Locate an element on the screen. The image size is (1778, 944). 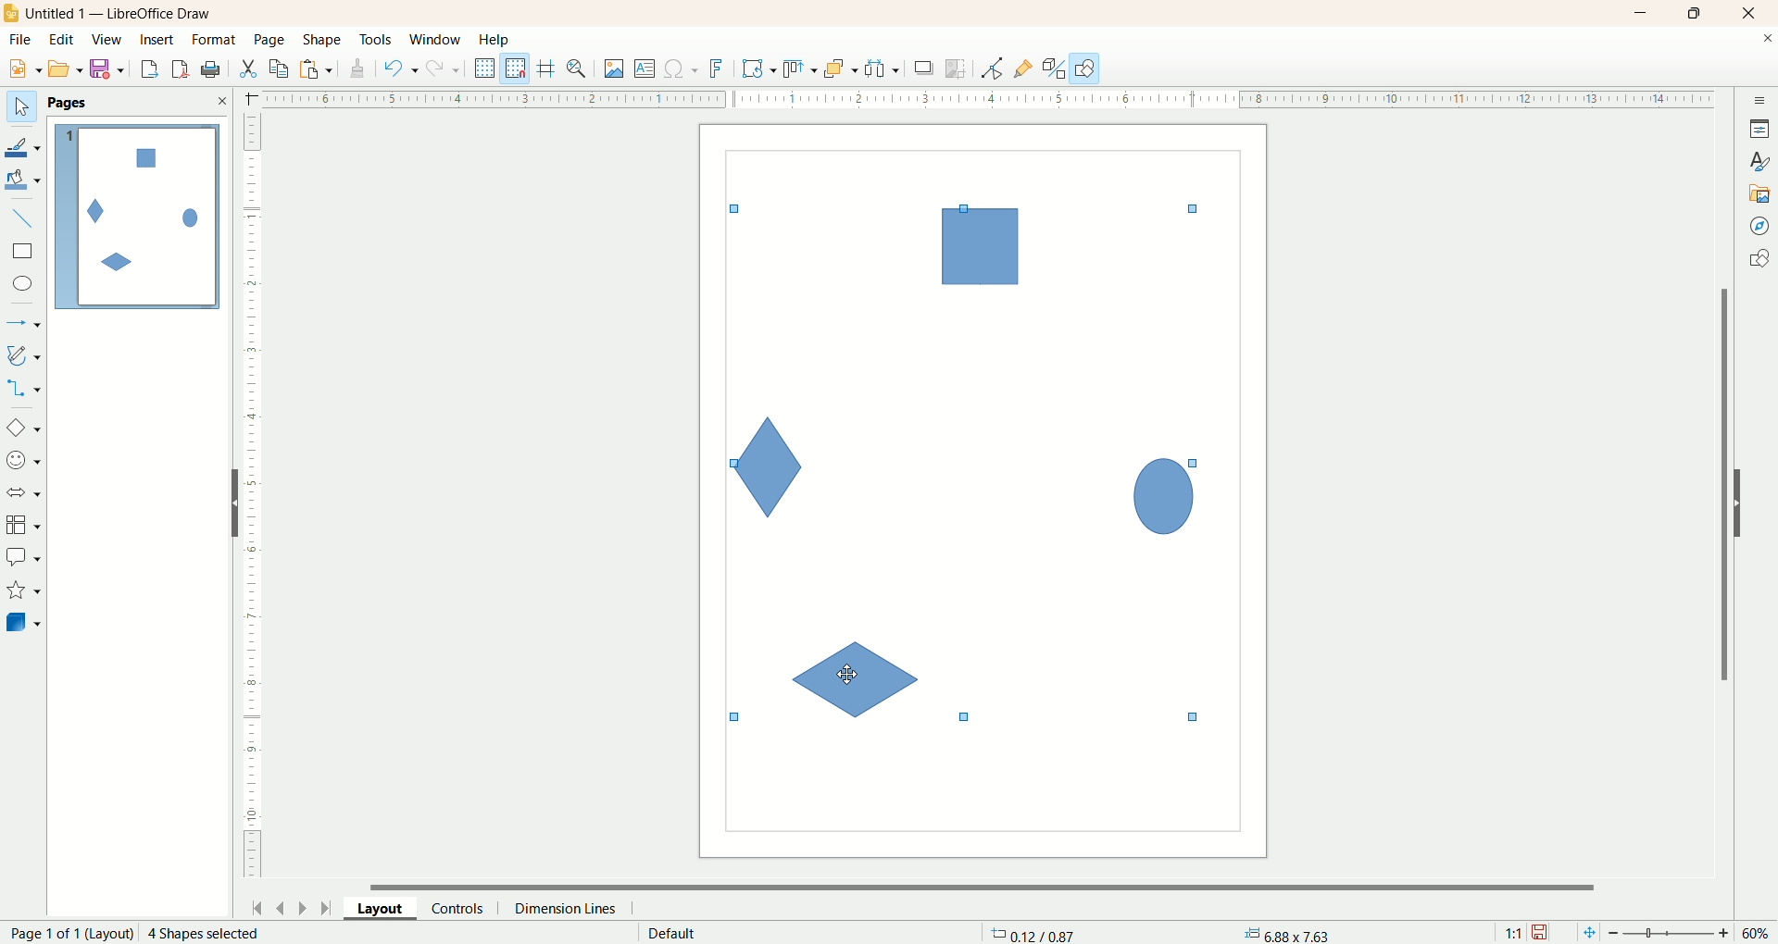
next page is located at coordinates (303, 907).